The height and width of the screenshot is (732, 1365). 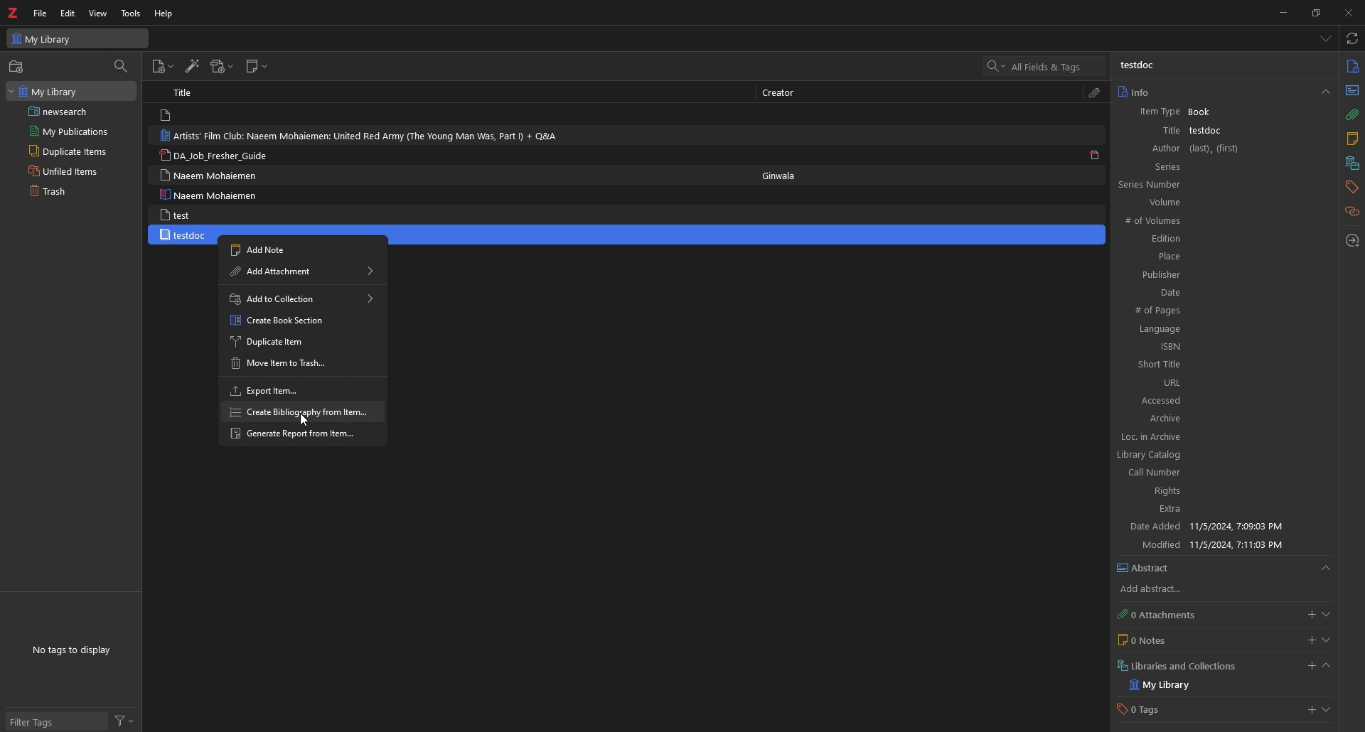 I want to click on testdoc, so click(x=1208, y=130).